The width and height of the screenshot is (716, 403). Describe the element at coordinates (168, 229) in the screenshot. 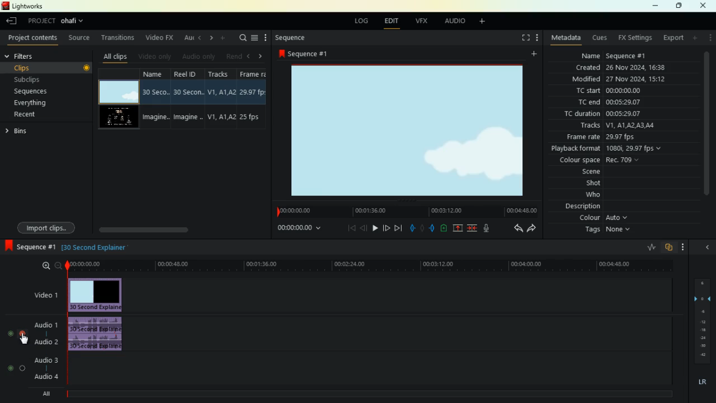

I see `scroll bar` at that location.